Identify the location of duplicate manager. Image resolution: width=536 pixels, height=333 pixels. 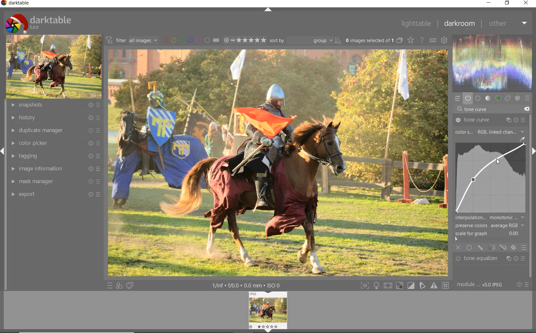
(55, 130).